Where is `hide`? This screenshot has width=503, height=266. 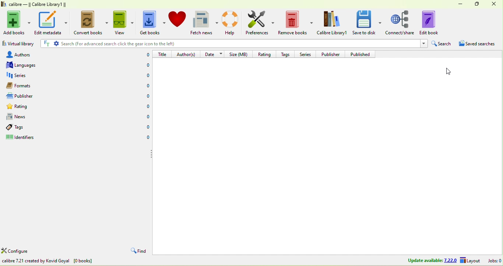 hide is located at coordinates (152, 154).